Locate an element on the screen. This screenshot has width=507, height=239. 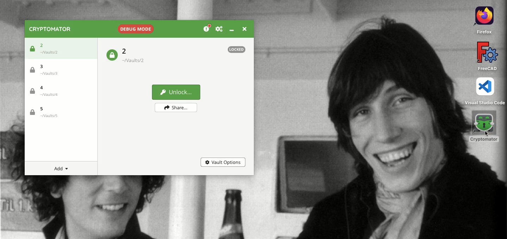
Close is located at coordinates (246, 29).